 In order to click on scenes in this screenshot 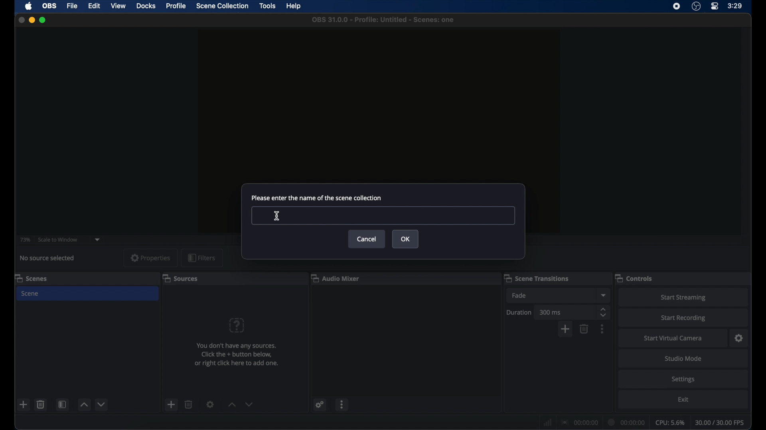, I will do `click(32, 278)`.